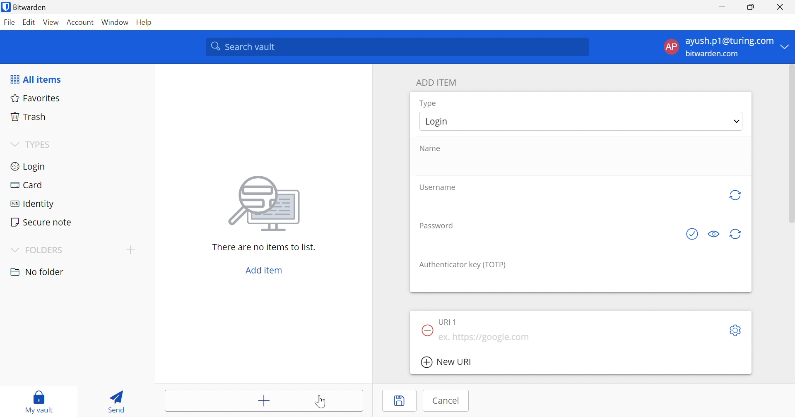  What do you see at coordinates (737, 330) in the screenshot?
I see `Settings` at bounding box center [737, 330].